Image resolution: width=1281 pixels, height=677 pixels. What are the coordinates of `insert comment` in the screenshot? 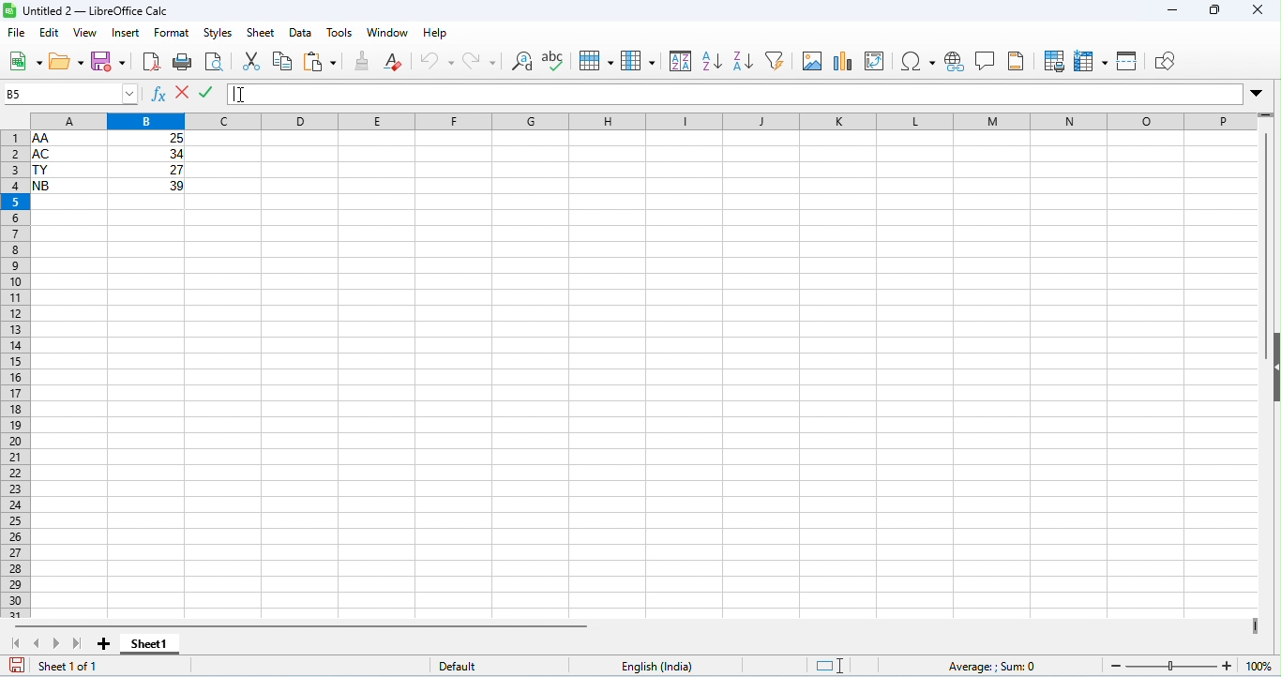 It's located at (985, 61).